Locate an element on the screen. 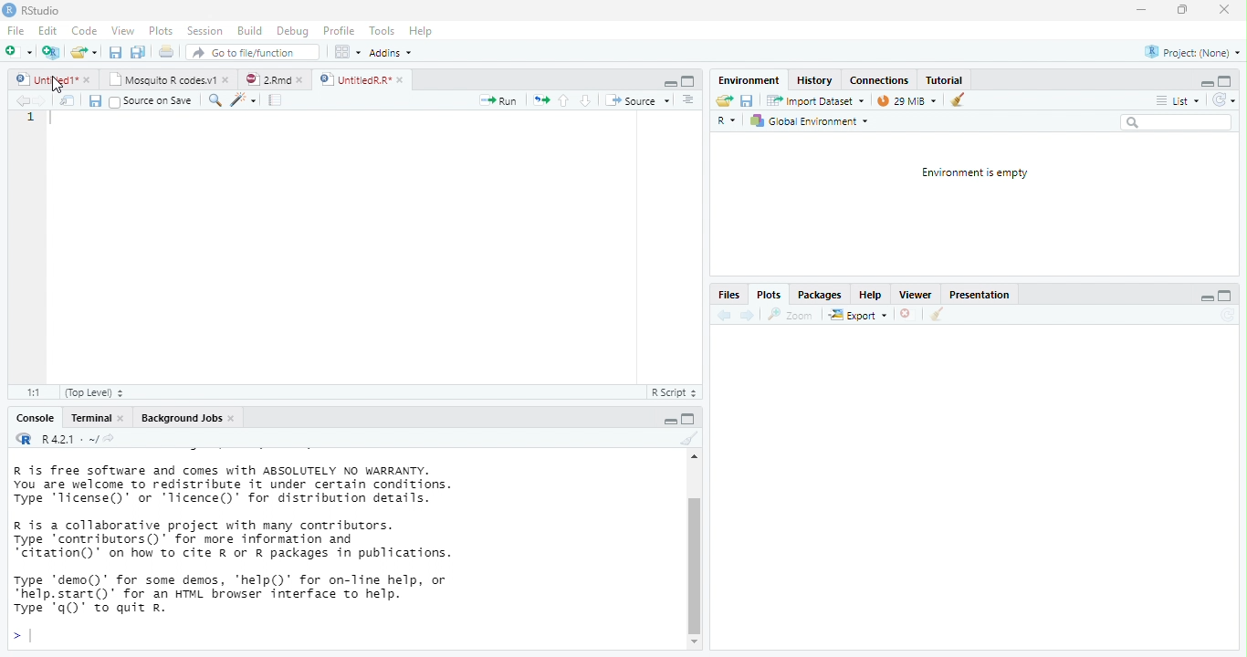  search is located at coordinates (213, 100).